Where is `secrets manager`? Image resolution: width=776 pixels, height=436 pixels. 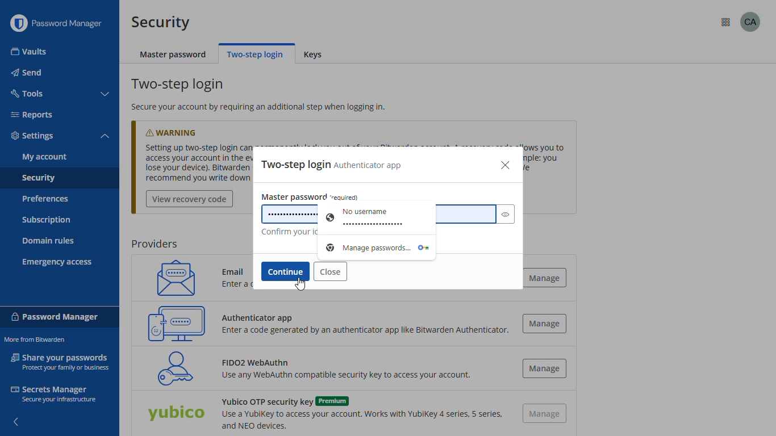
secrets manager is located at coordinates (53, 393).